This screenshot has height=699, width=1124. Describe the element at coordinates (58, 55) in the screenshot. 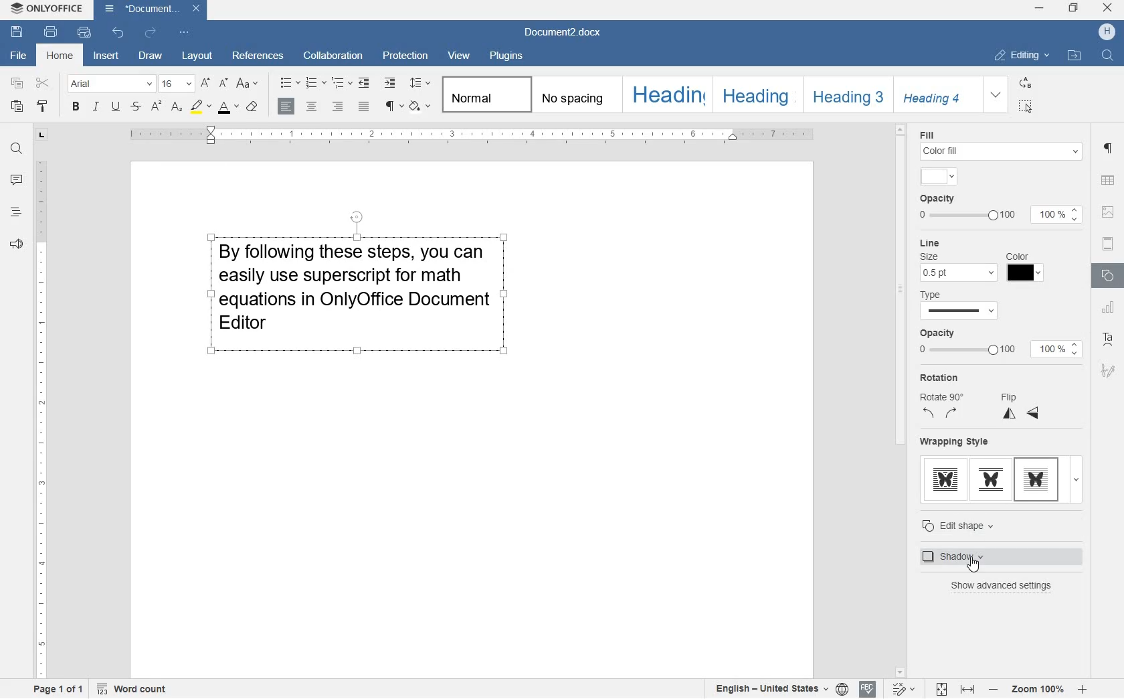

I see `home` at that location.